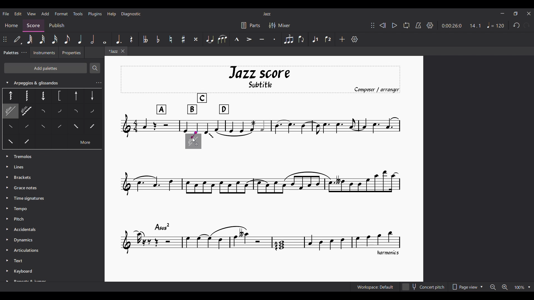 Image resolution: width=534 pixels, height=300 pixels. Describe the element at coordinates (266, 14) in the screenshot. I see `Title of current score` at that location.